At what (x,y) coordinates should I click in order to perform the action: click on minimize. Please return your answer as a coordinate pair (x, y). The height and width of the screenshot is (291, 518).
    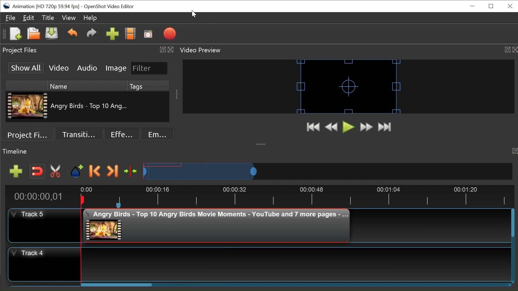
    Looking at the image, I should click on (473, 6).